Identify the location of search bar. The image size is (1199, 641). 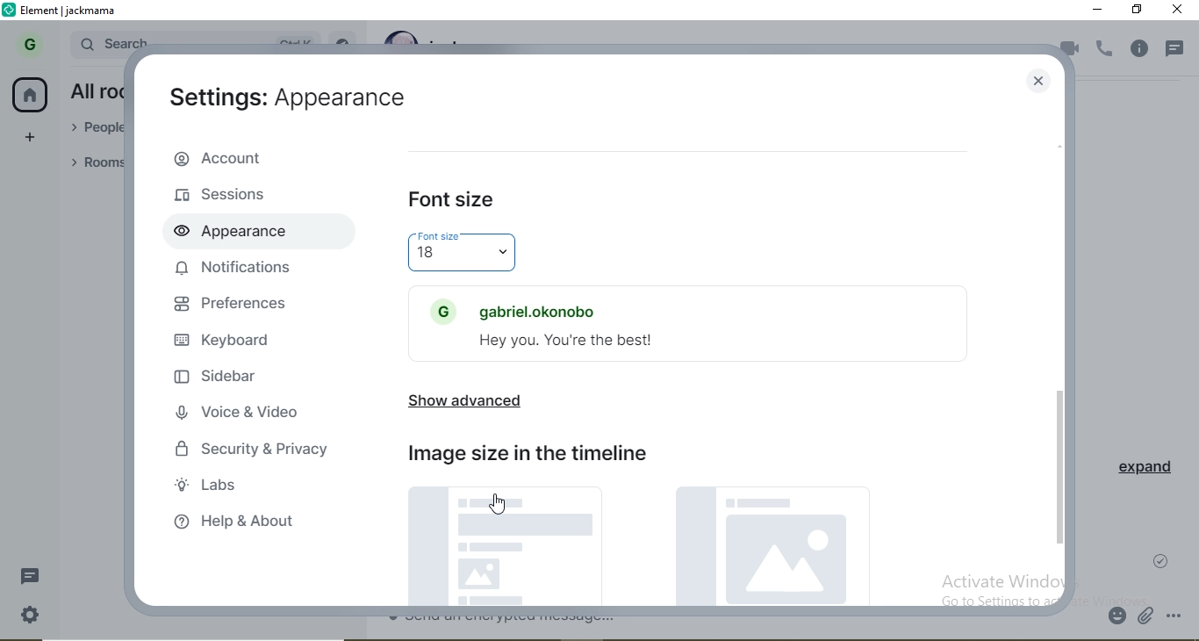
(110, 41).